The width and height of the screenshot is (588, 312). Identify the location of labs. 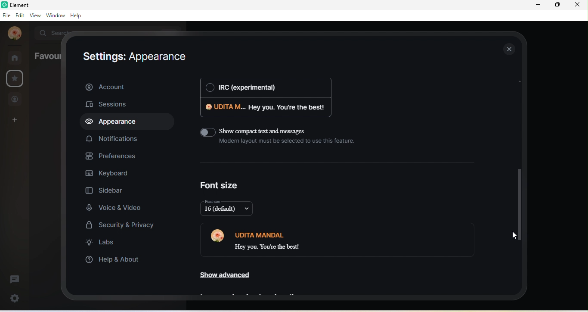
(102, 244).